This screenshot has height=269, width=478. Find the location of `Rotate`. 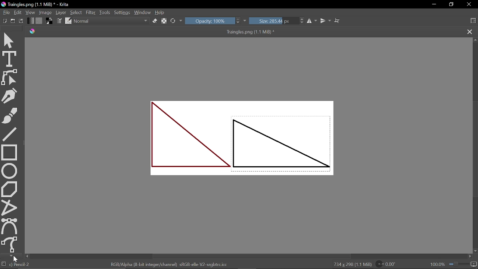

Rotate is located at coordinates (389, 264).